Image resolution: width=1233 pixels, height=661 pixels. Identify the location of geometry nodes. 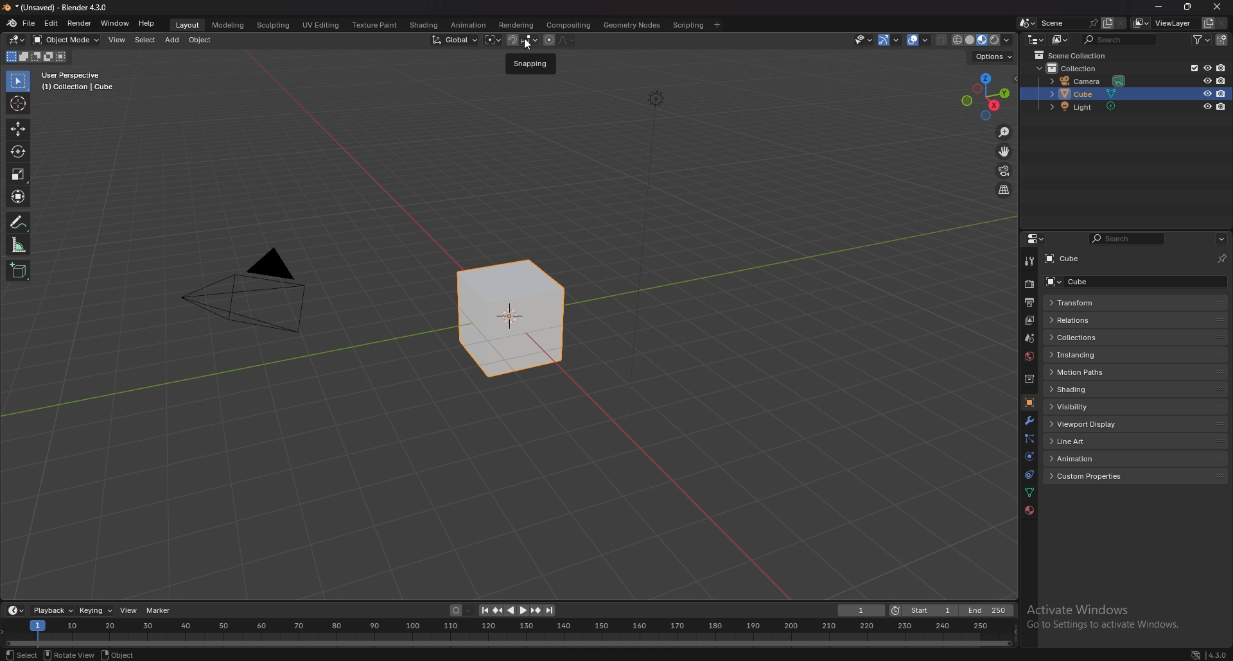
(633, 24).